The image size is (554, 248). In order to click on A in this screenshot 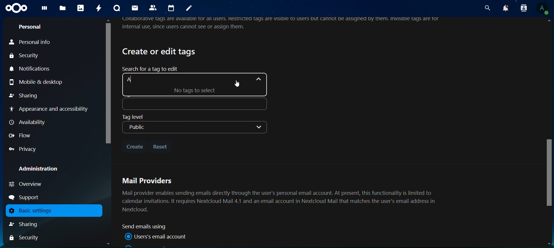, I will do `click(137, 79)`.